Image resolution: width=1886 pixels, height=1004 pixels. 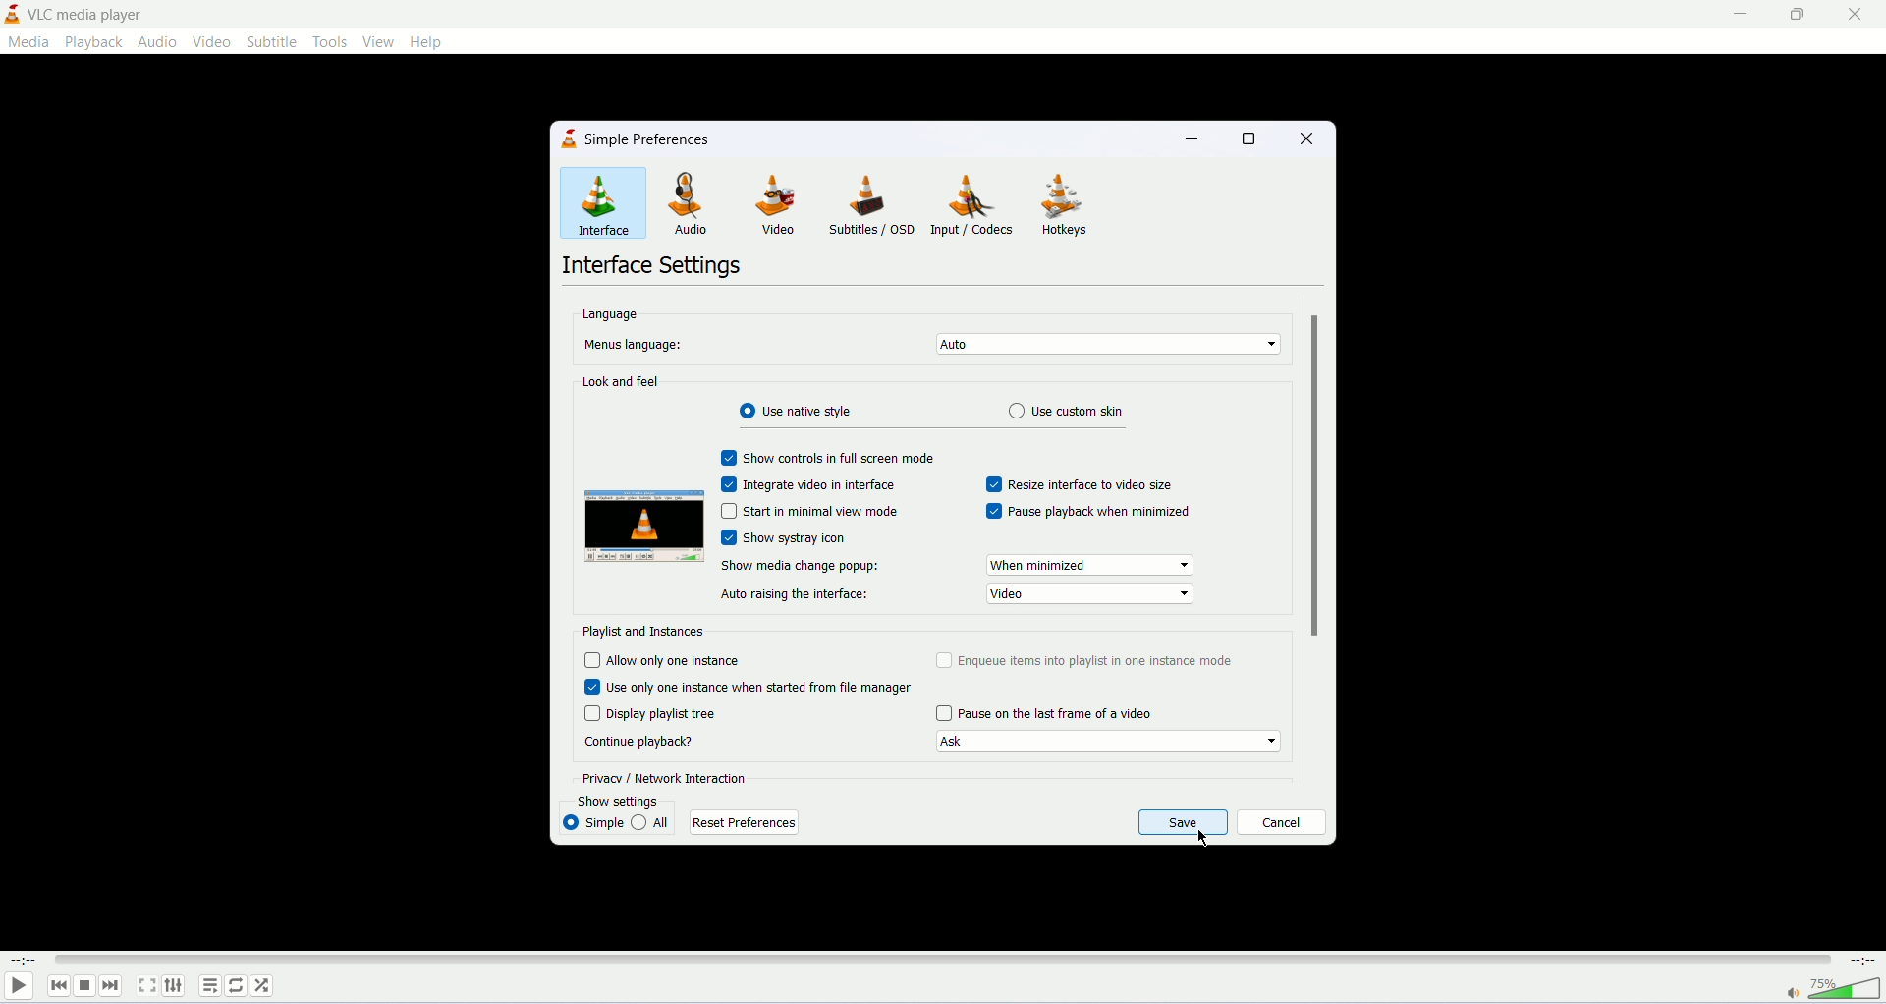 What do you see at coordinates (798, 412) in the screenshot?
I see `use native style` at bounding box center [798, 412].